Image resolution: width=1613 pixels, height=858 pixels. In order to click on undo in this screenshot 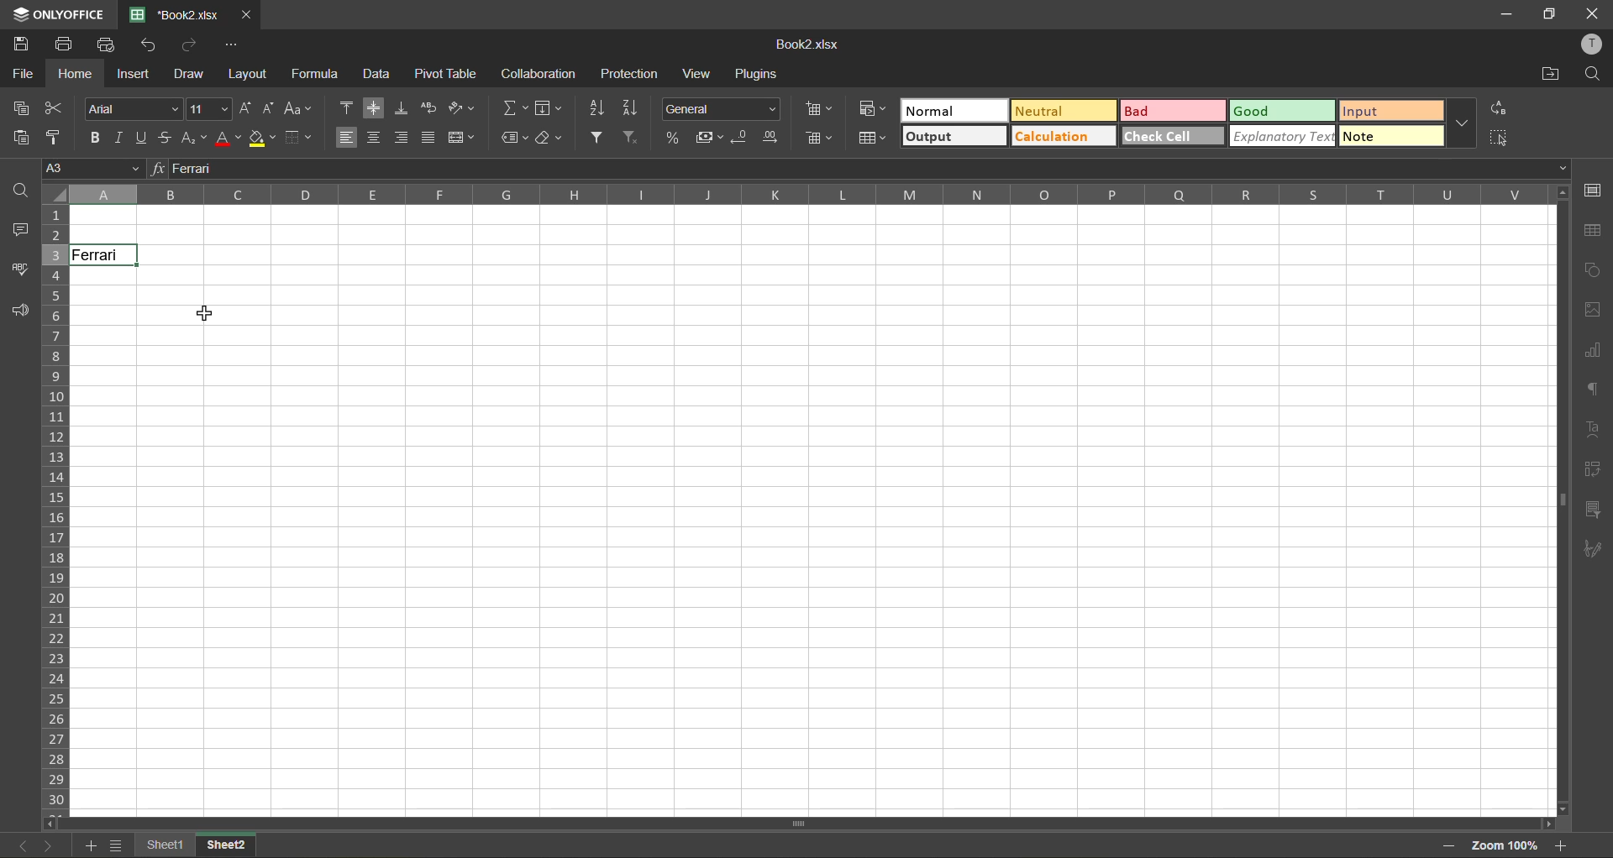, I will do `click(150, 46)`.